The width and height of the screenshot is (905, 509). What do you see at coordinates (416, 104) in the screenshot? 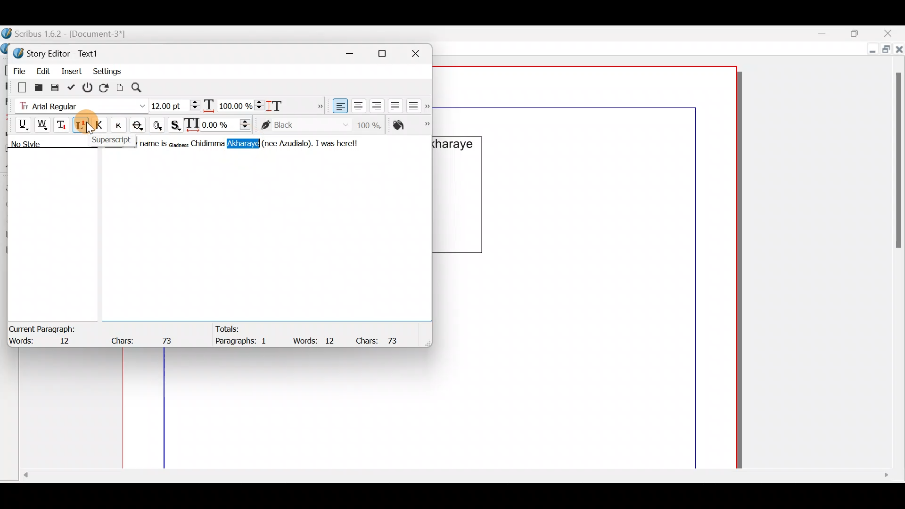
I see `Align text force justified` at bounding box center [416, 104].